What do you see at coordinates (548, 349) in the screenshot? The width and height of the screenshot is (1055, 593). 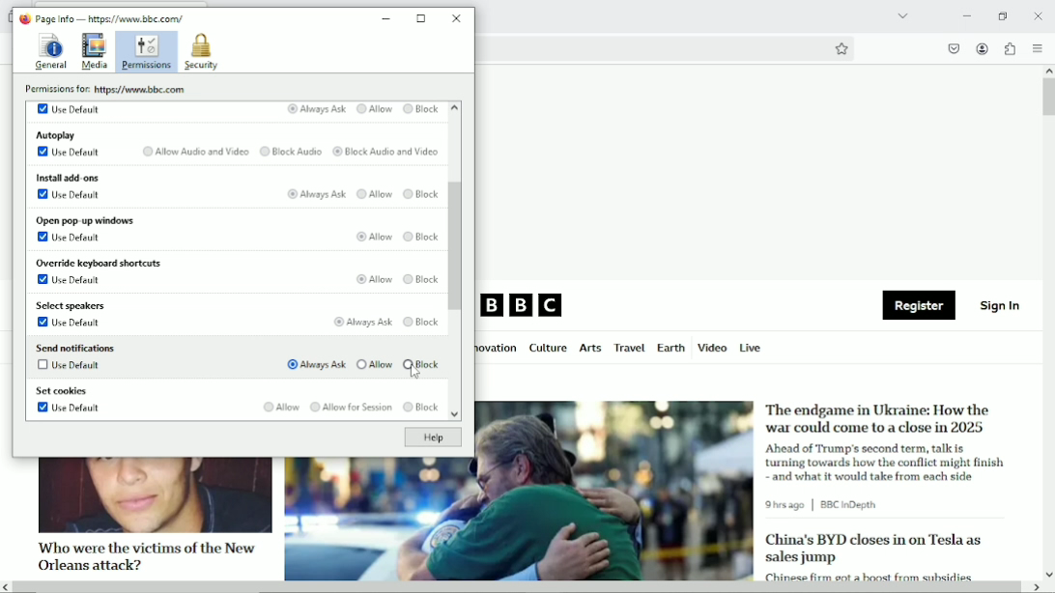 I see `Culture` at bounding box center [548, 349].